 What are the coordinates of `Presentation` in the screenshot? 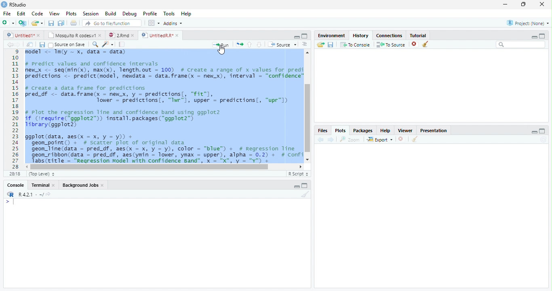 It's located at (433, 131).